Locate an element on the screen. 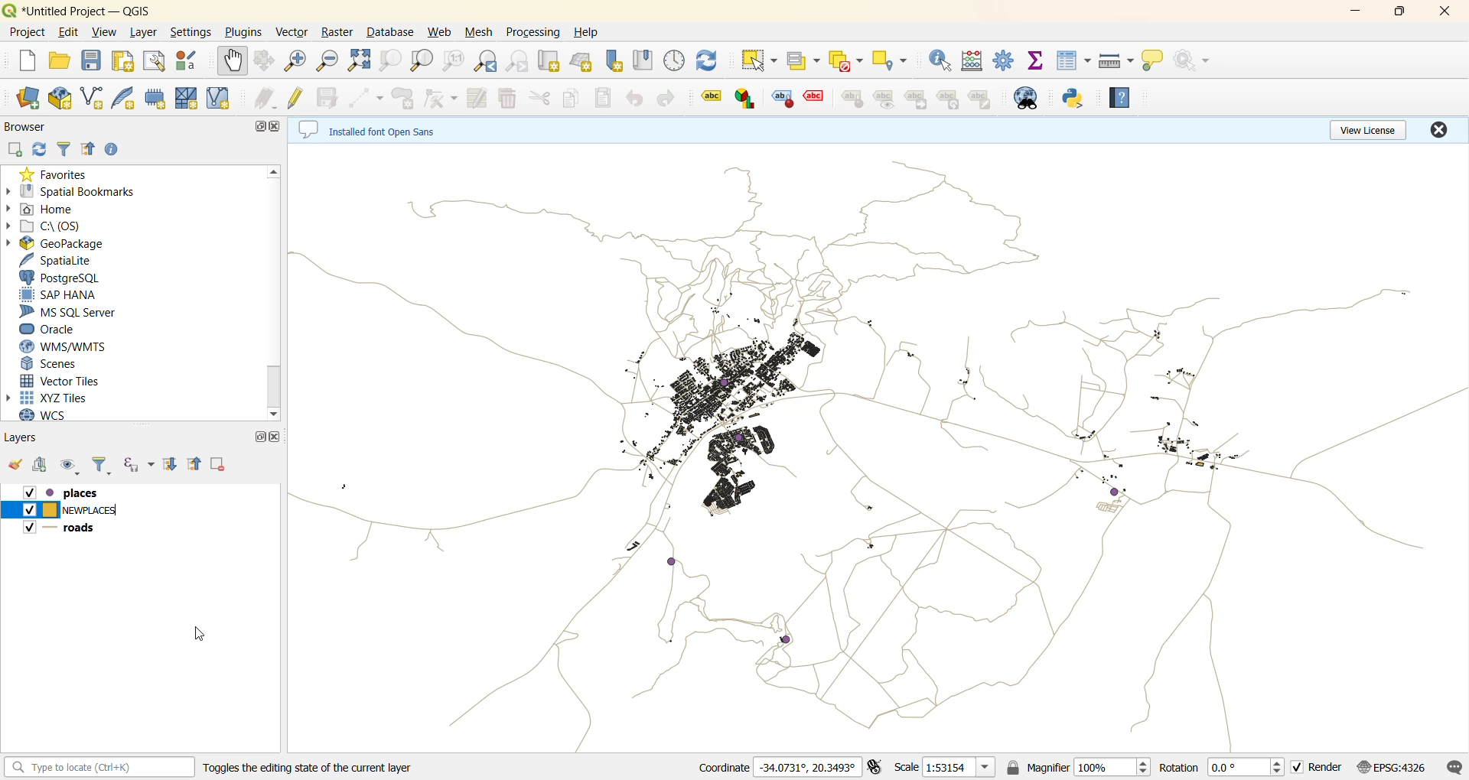 The height and width of the screenshot is (780, 1469). zoom selection is located at coordinates (391, 63).